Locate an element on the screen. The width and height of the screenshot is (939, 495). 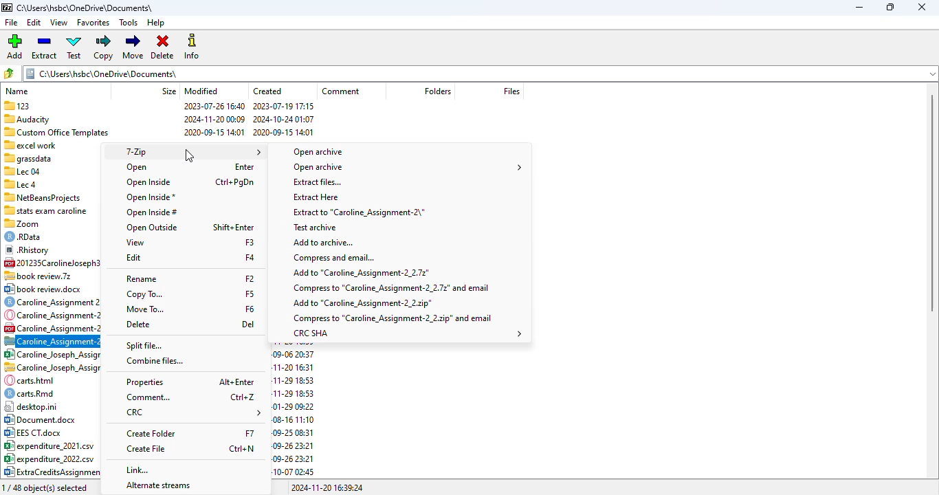
modified is located at coordinates (201, 91).